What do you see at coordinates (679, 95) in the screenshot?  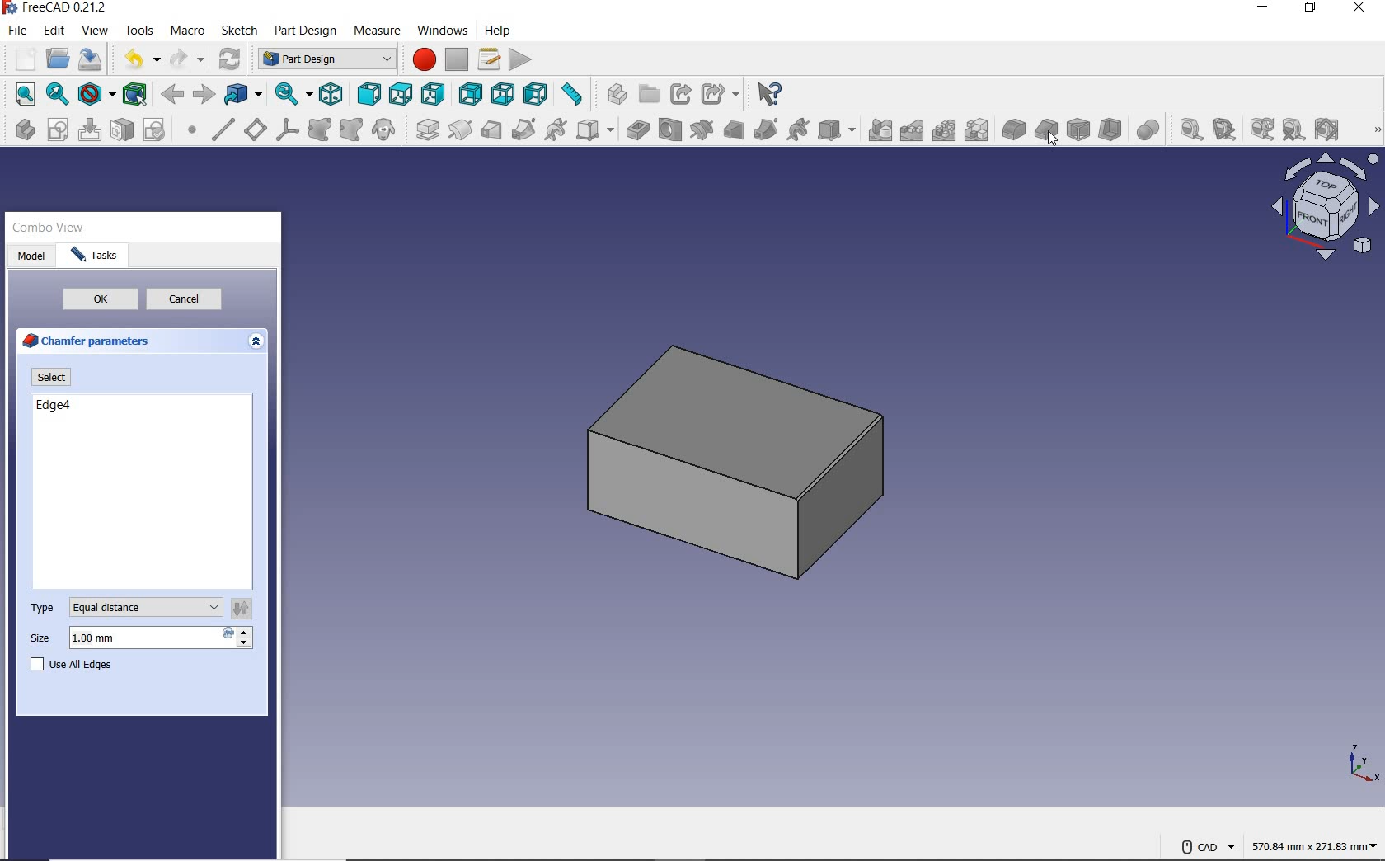 I see `make link` at bounding box center [679, 95].